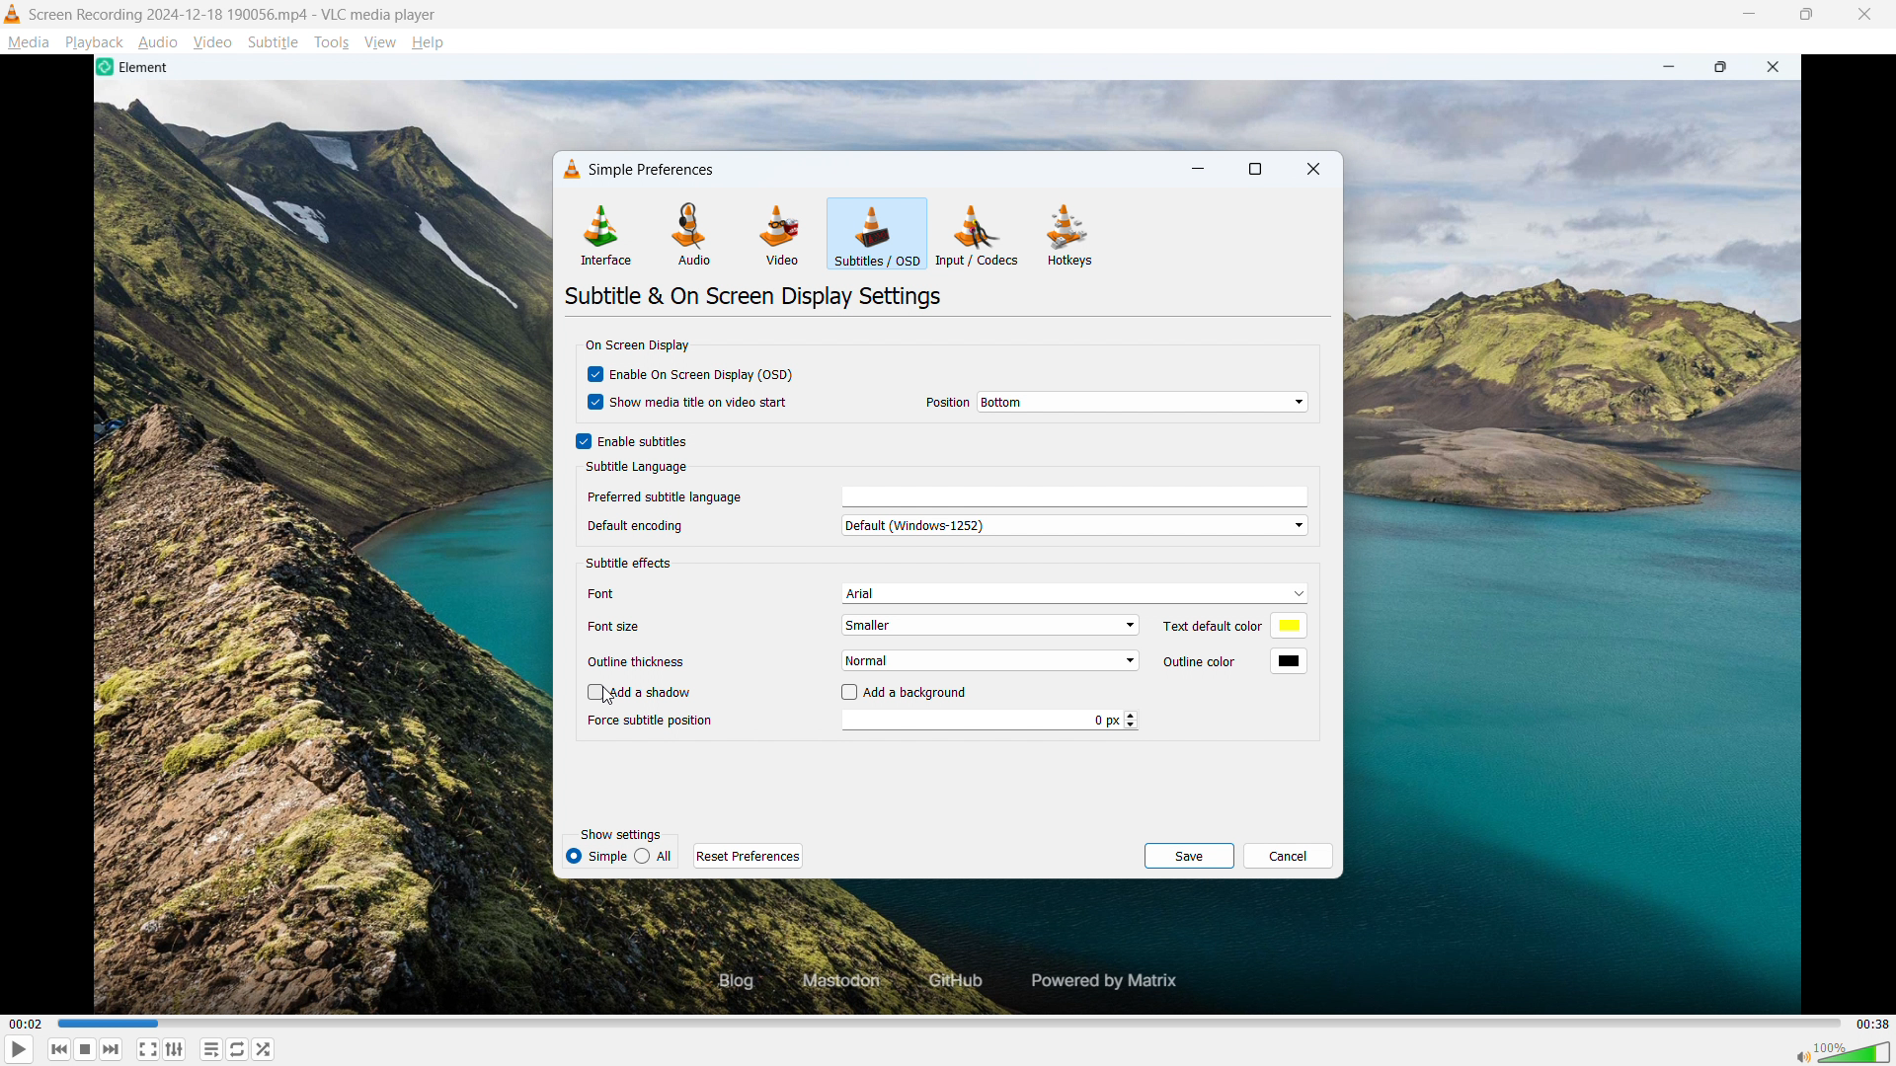 The image size is (1896, 1066). I want to click on time bar, so click(946, 1024).